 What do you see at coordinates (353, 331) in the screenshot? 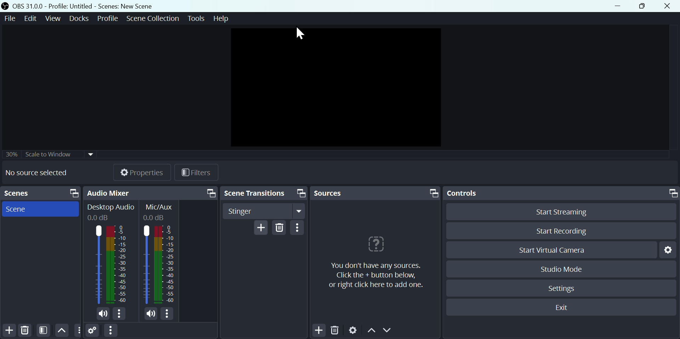
I see `Settings` at bounding box center [353, 331].